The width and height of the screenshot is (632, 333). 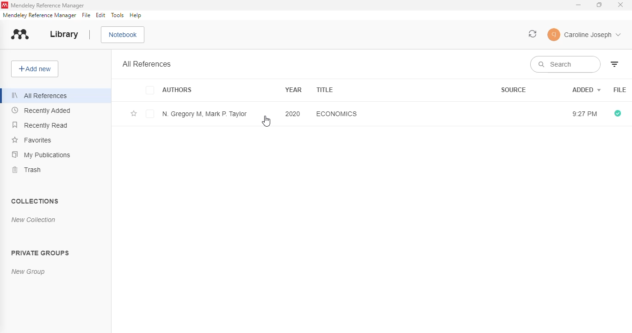 What do you see at coordinates (533, 34) in the screenshot?
I see `sync` at bounding box center [533, 34].